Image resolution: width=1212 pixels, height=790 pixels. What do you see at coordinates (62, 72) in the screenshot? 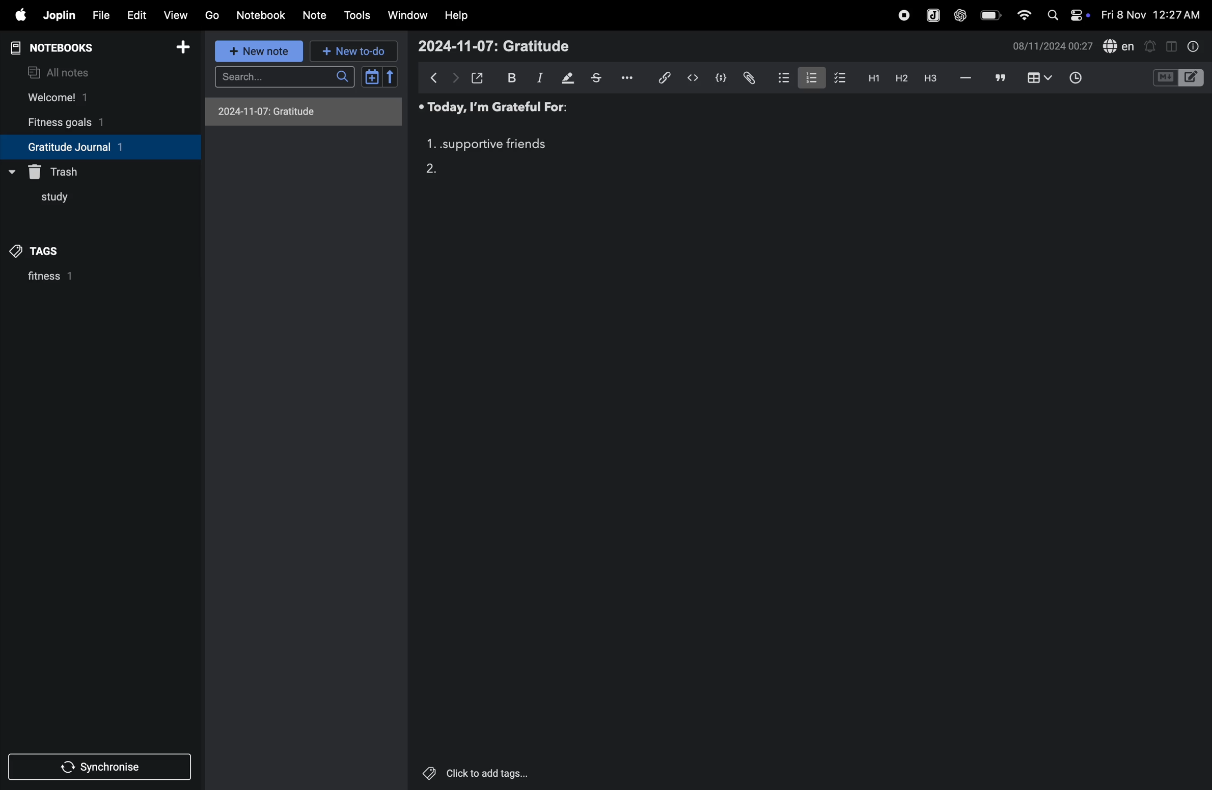
I see `all notes` at bounding box center [62, 72].